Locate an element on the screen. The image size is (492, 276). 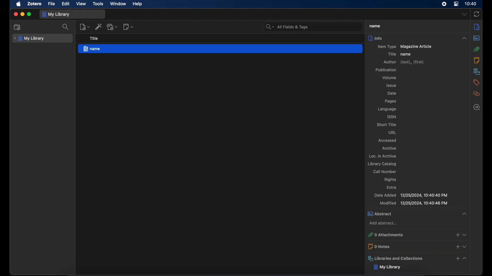
date is located at coordinates (393, 93).